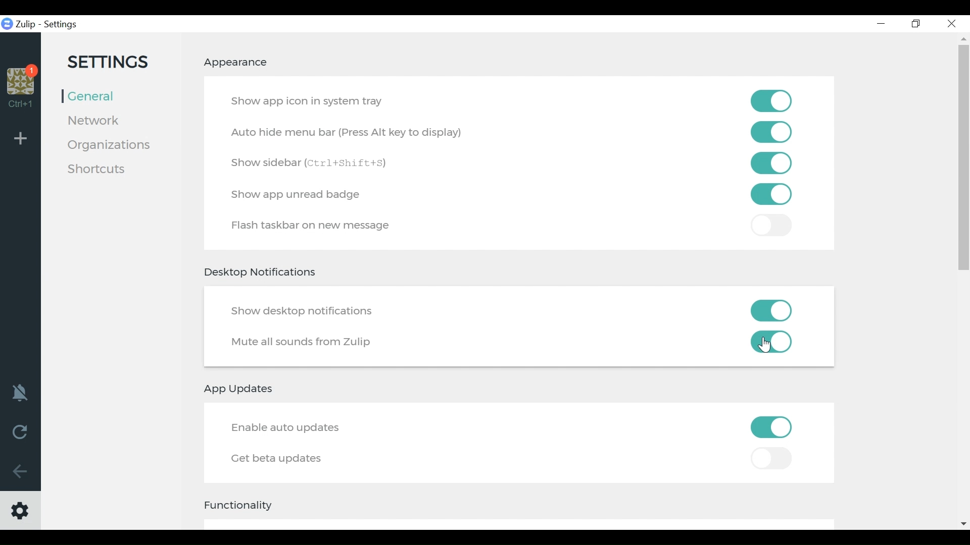 The image size is (970, 545). I want to click on General, so click(93, 95).